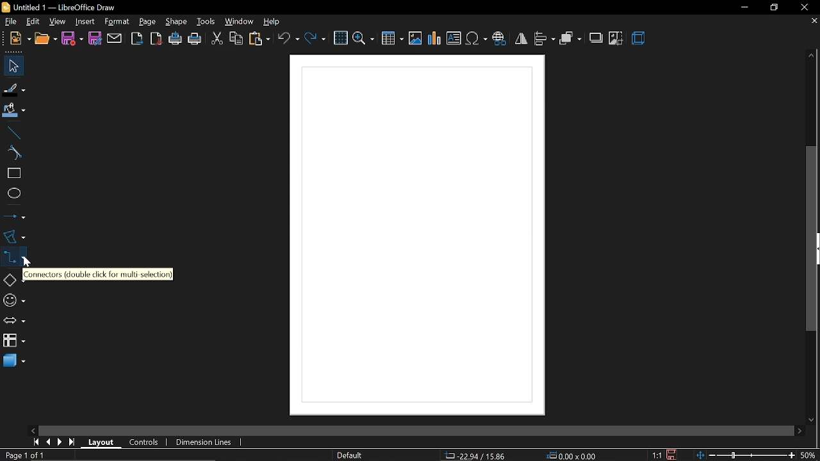  What do you see at coordinates (570, 38) in the screenshot?
I see `arrange` at bounding box center [570, 38].